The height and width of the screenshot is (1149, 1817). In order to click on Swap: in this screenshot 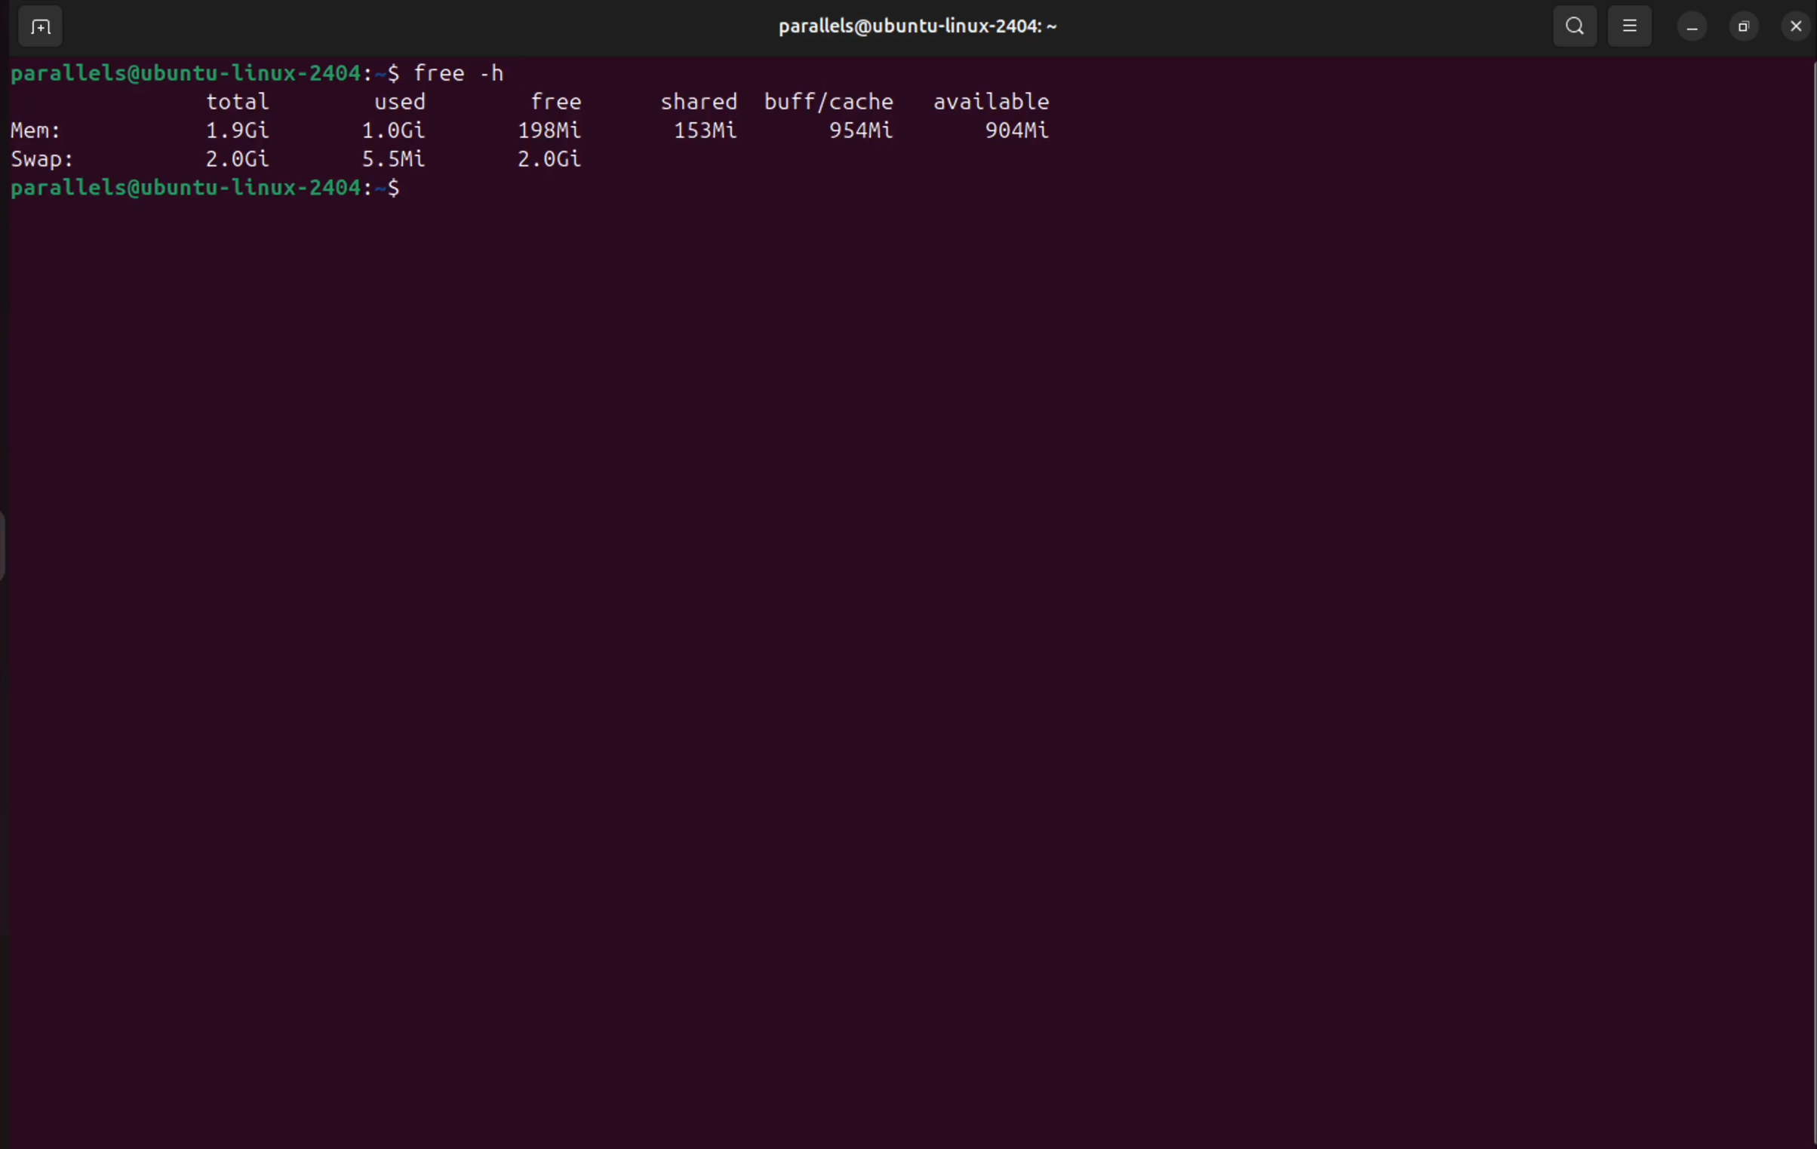, I will do `click(48, 159)`.